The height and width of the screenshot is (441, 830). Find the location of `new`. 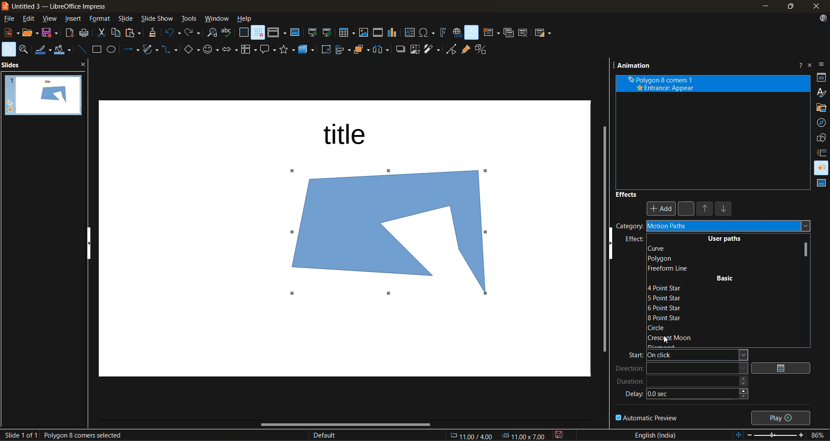

new is located at coordinates (10, 32).